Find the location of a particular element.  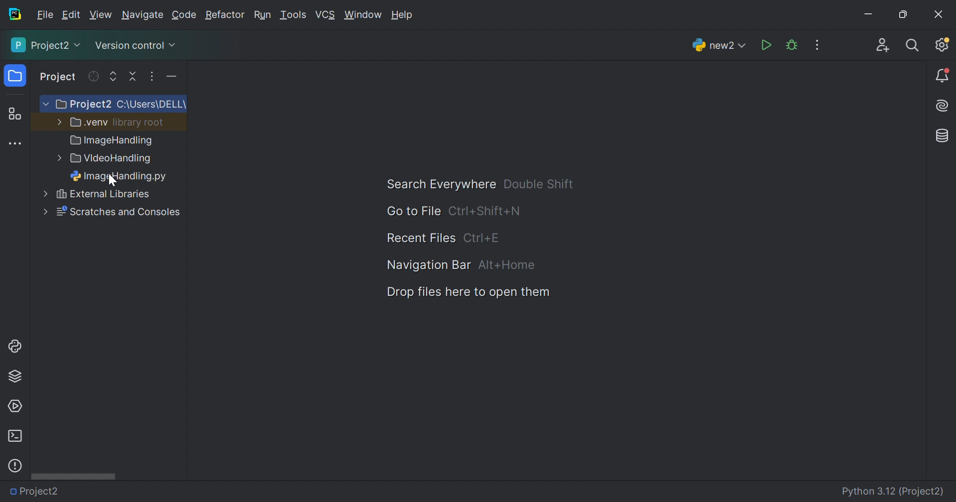

Search everywhere is located at coordinates (913, 46).